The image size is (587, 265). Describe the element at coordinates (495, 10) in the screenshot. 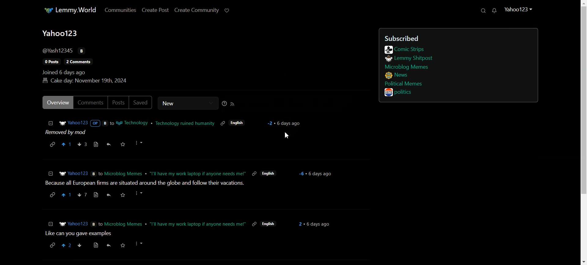

I see `Unread Message` at that location.